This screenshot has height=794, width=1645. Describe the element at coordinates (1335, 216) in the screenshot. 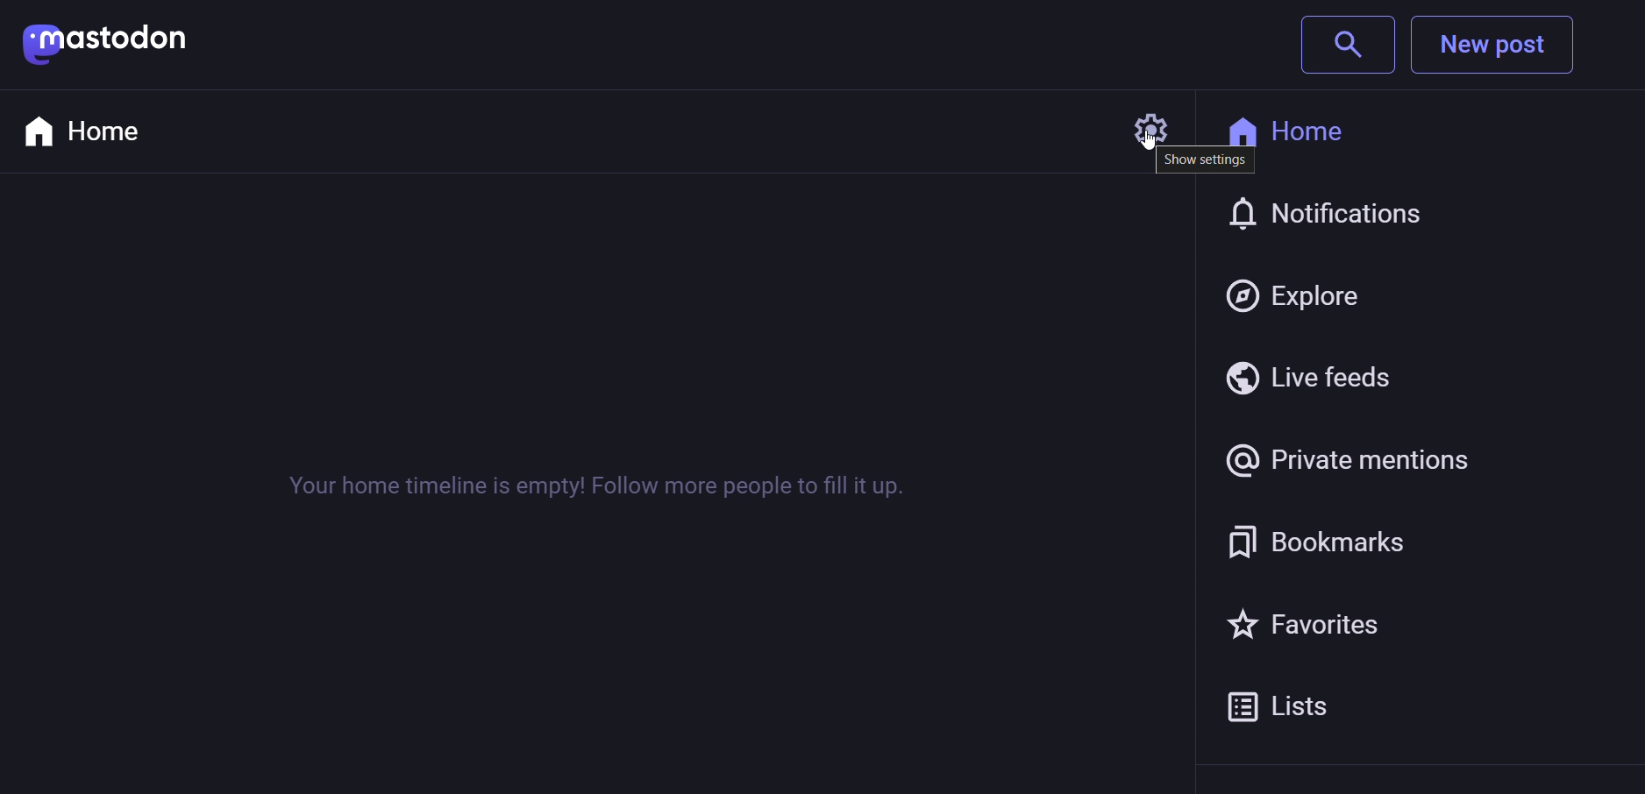

I see `notification` at that location.